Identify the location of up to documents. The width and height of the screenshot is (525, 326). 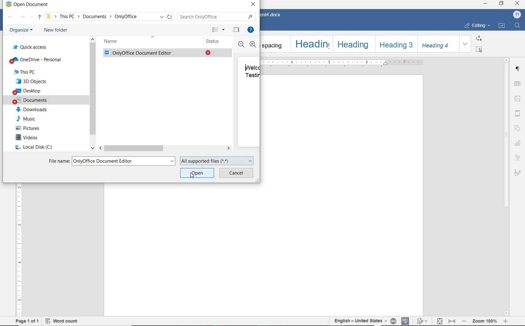
(37, 17).